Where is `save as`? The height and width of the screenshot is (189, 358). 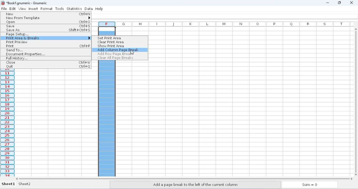 save as is located at coordinates (13, 30).